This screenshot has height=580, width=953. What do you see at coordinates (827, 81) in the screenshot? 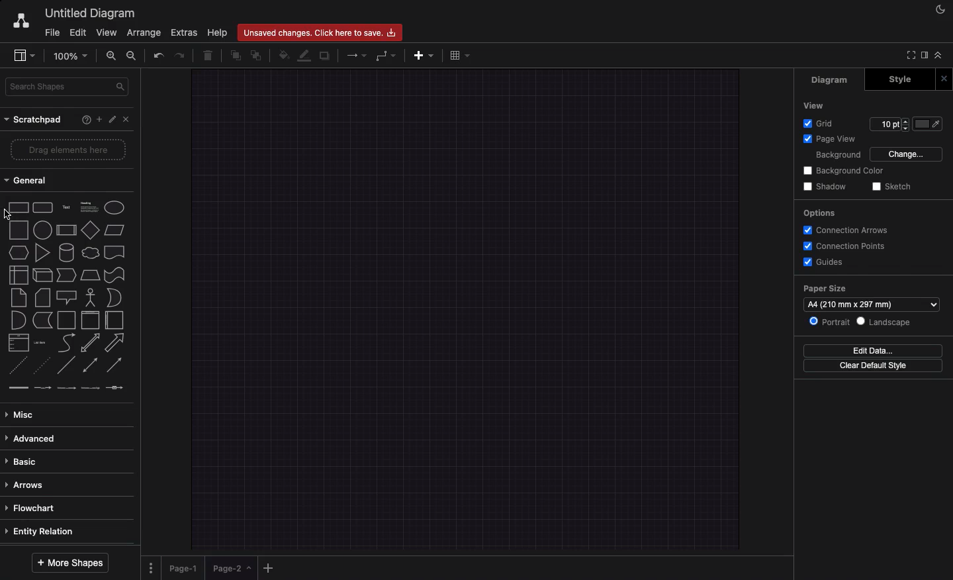
I see `Diagram` at bounding box center [827, 81].